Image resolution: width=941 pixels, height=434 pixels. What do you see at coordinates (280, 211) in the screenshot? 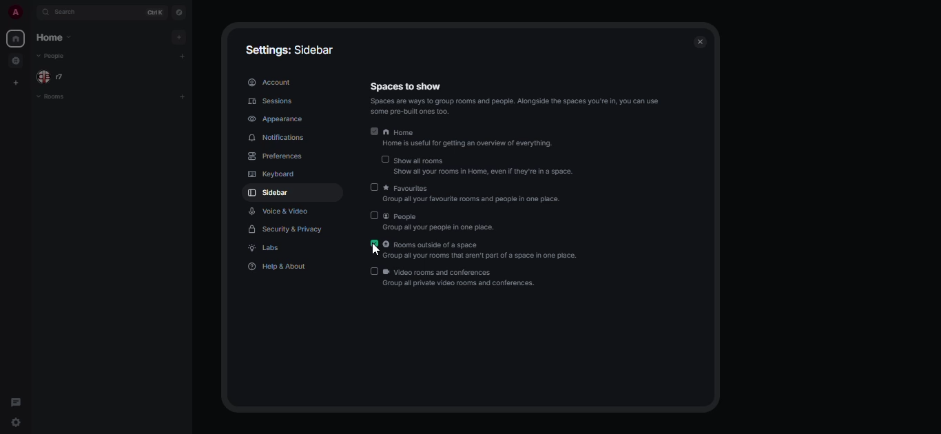
I see `voice & video` at bounding box center [280, 211].